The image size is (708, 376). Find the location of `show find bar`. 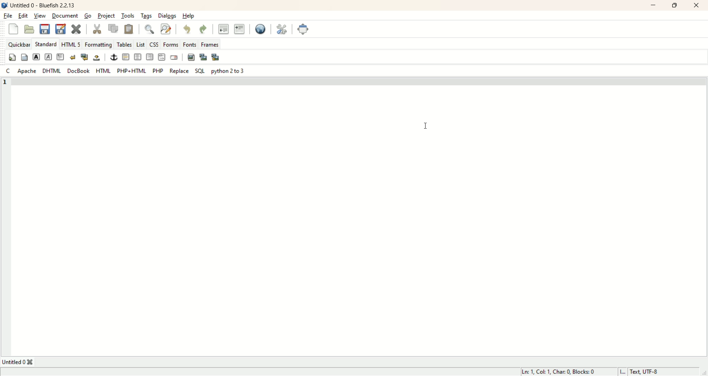

show find bar is located at coordinates (150, 30).